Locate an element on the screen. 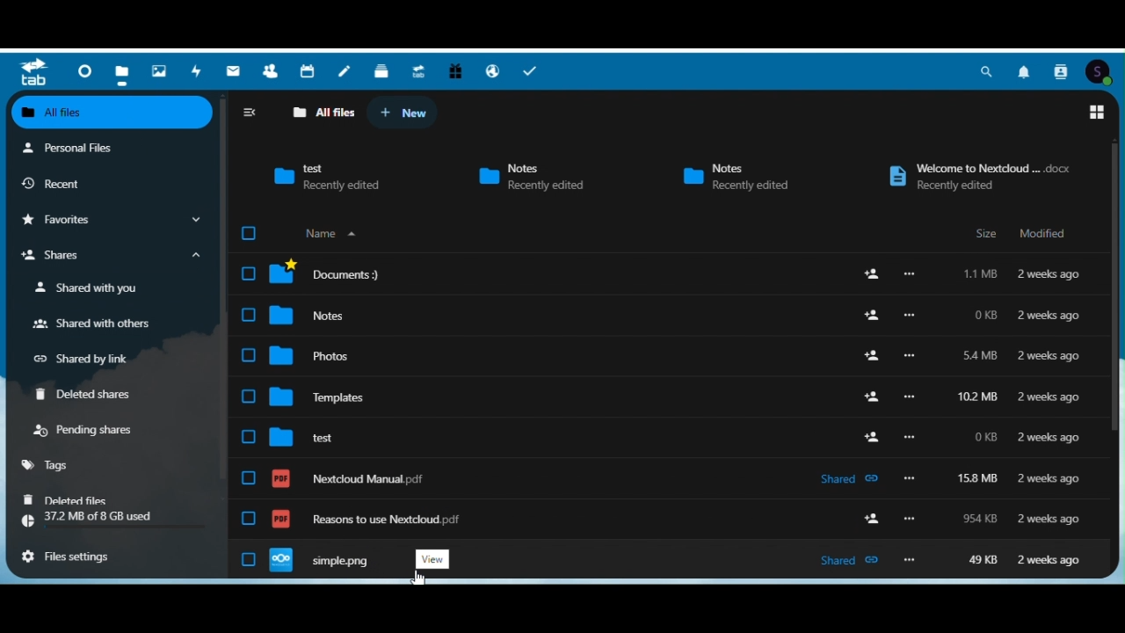 The width and height of the screenshot is (1125, 633). size is located at coordinates (977, 397).